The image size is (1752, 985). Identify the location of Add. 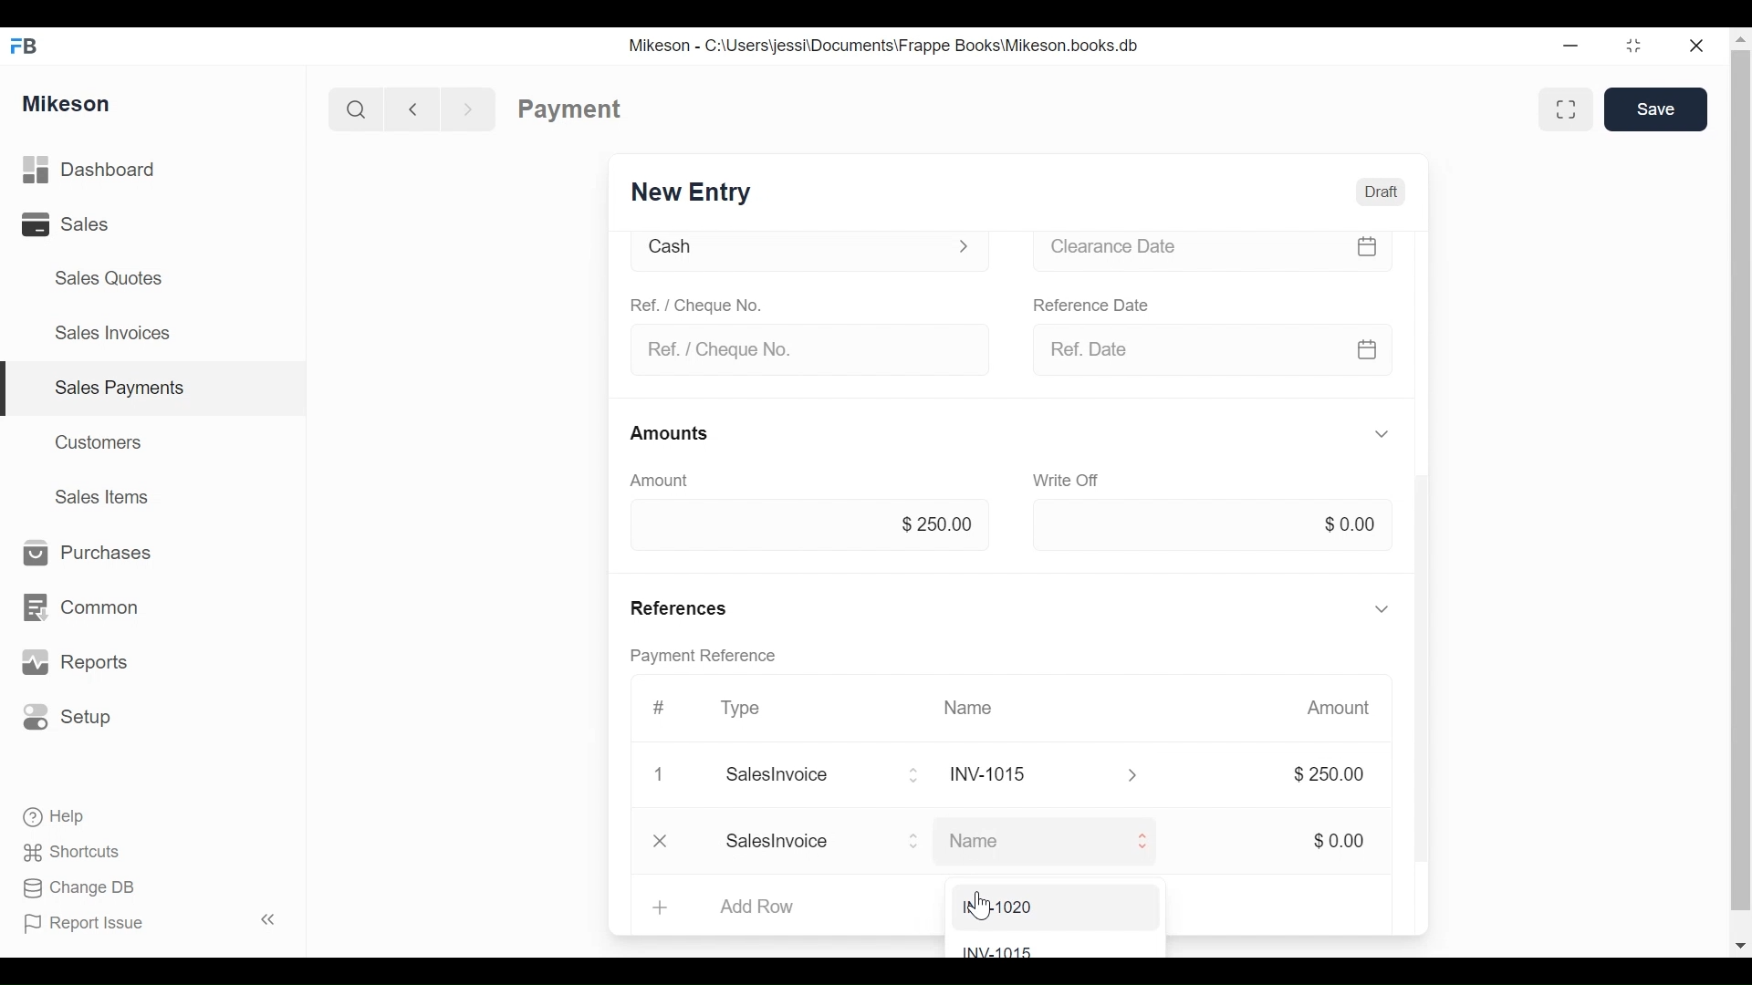
(667, 904).